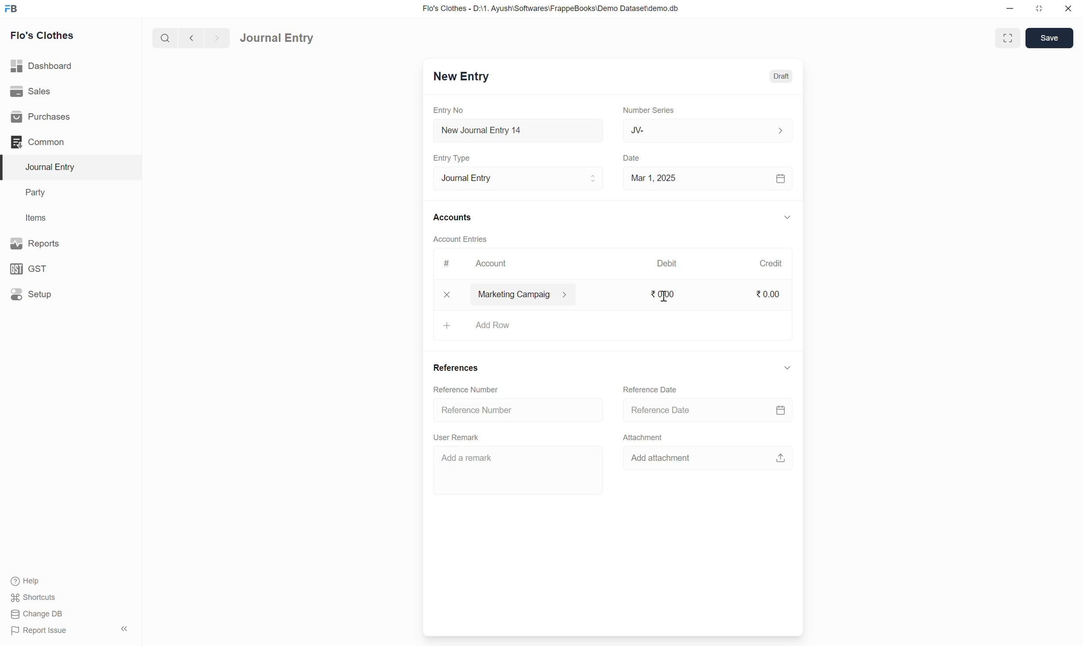 The image size is (1083, 646). I want to click on Change DB, so click(37, 614).